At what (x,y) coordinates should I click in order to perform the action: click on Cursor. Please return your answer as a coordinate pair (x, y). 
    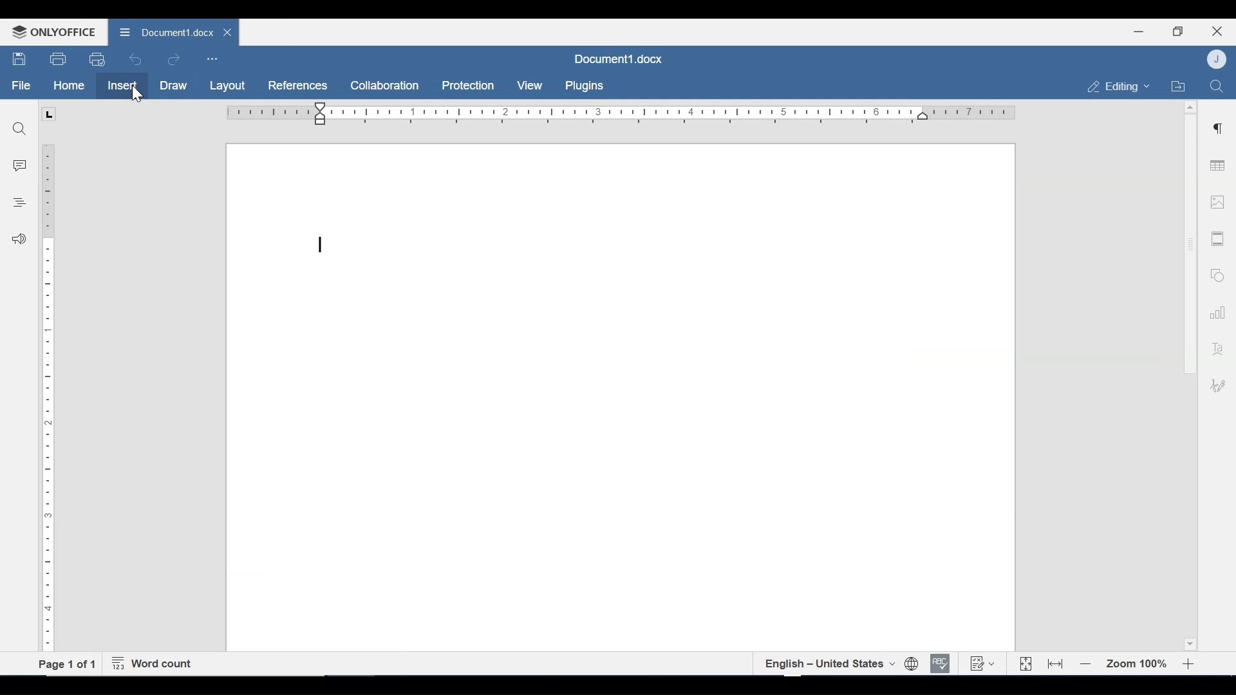
    Looking at the image, I should click on (137, 97).